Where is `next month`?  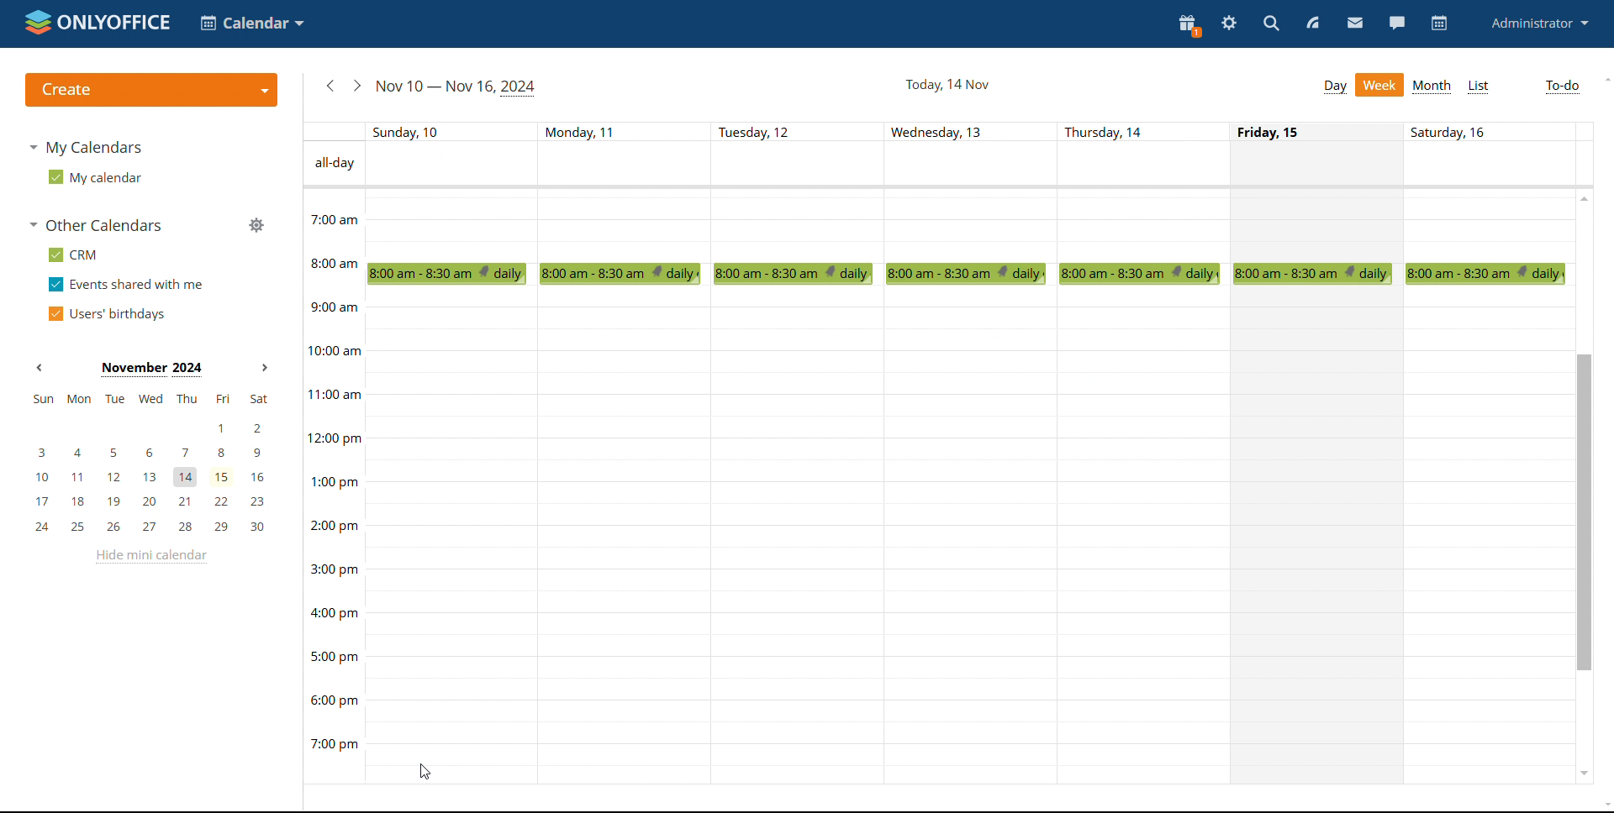
next month is located at coordinates (264, 368).